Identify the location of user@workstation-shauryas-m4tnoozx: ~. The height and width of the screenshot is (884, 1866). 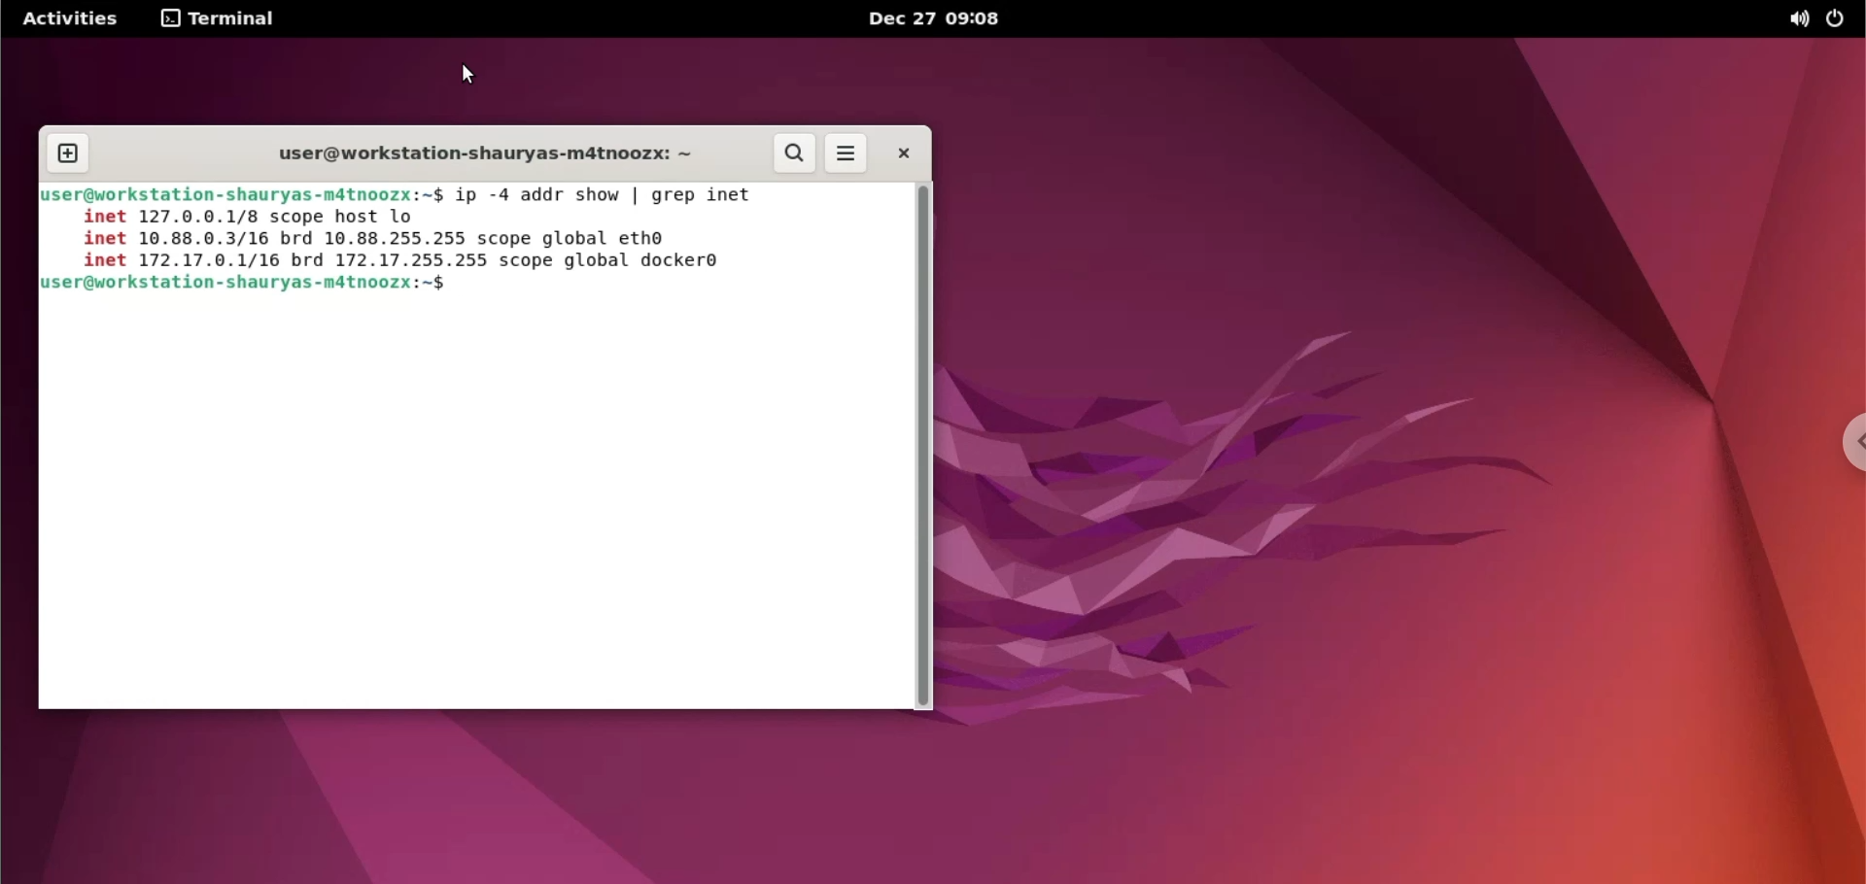
(474, 154).